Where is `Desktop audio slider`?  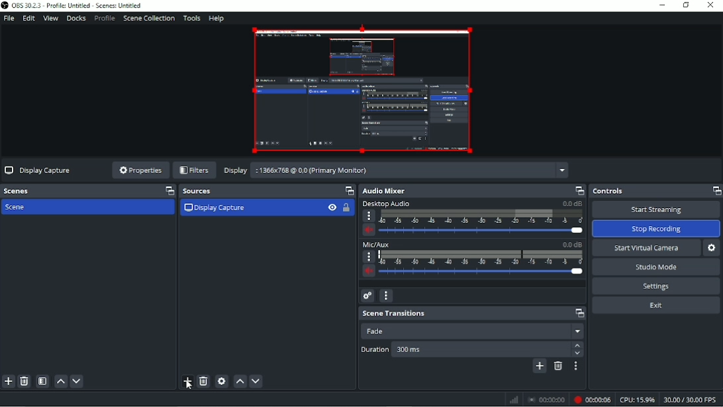 Desktop audio slider is located at coordinates (472, 219).